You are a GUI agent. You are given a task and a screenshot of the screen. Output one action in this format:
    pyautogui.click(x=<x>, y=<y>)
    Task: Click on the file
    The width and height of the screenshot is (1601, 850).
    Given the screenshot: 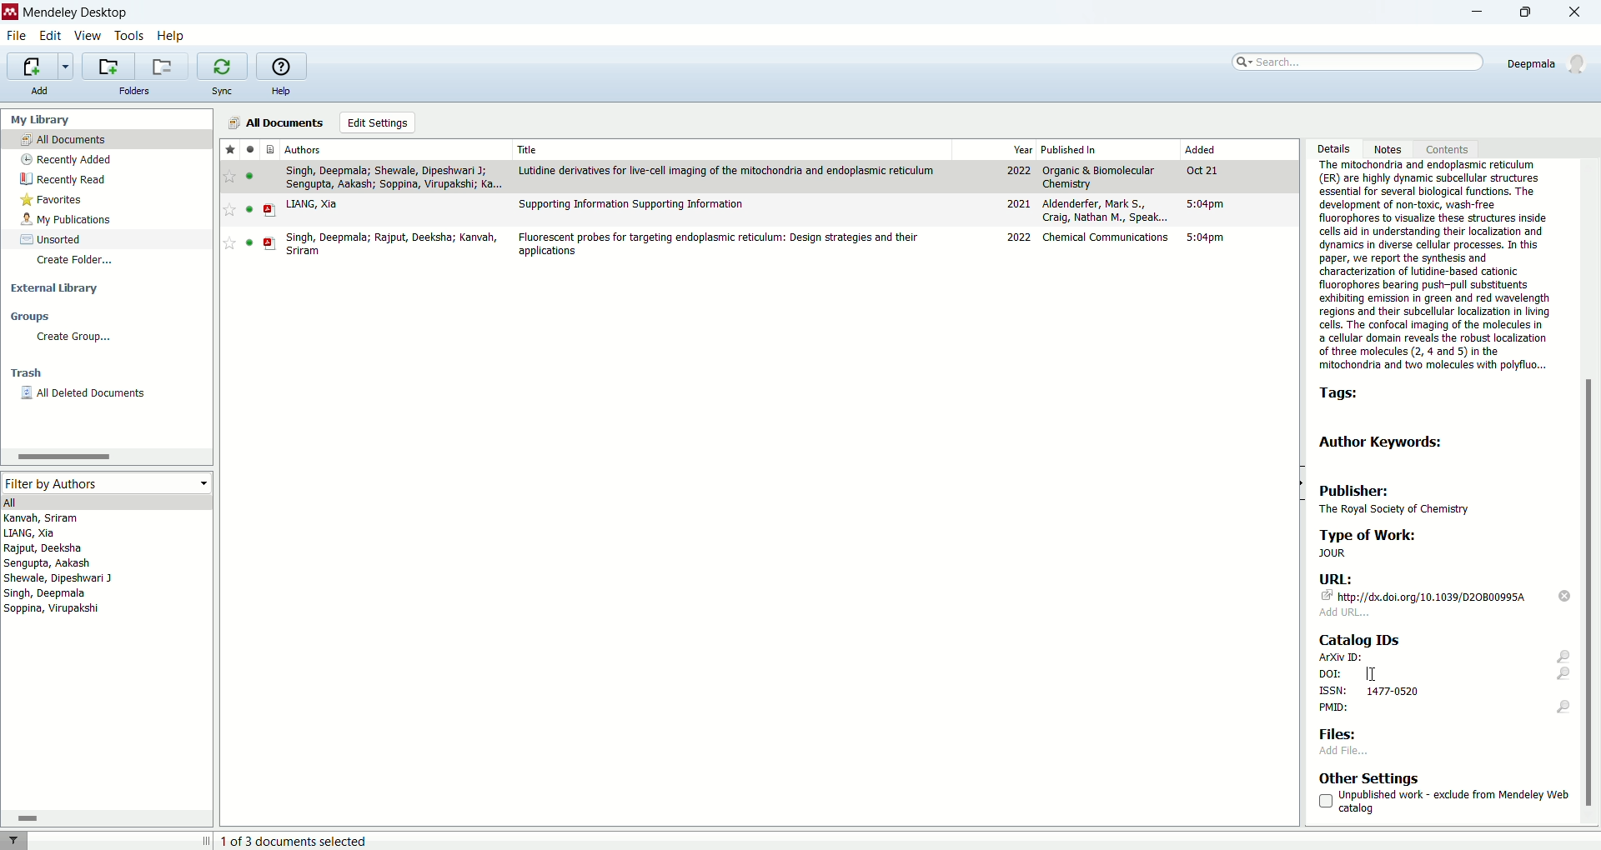 What is the action you would take?
    pyautogui.click(x=17, y=37)
    